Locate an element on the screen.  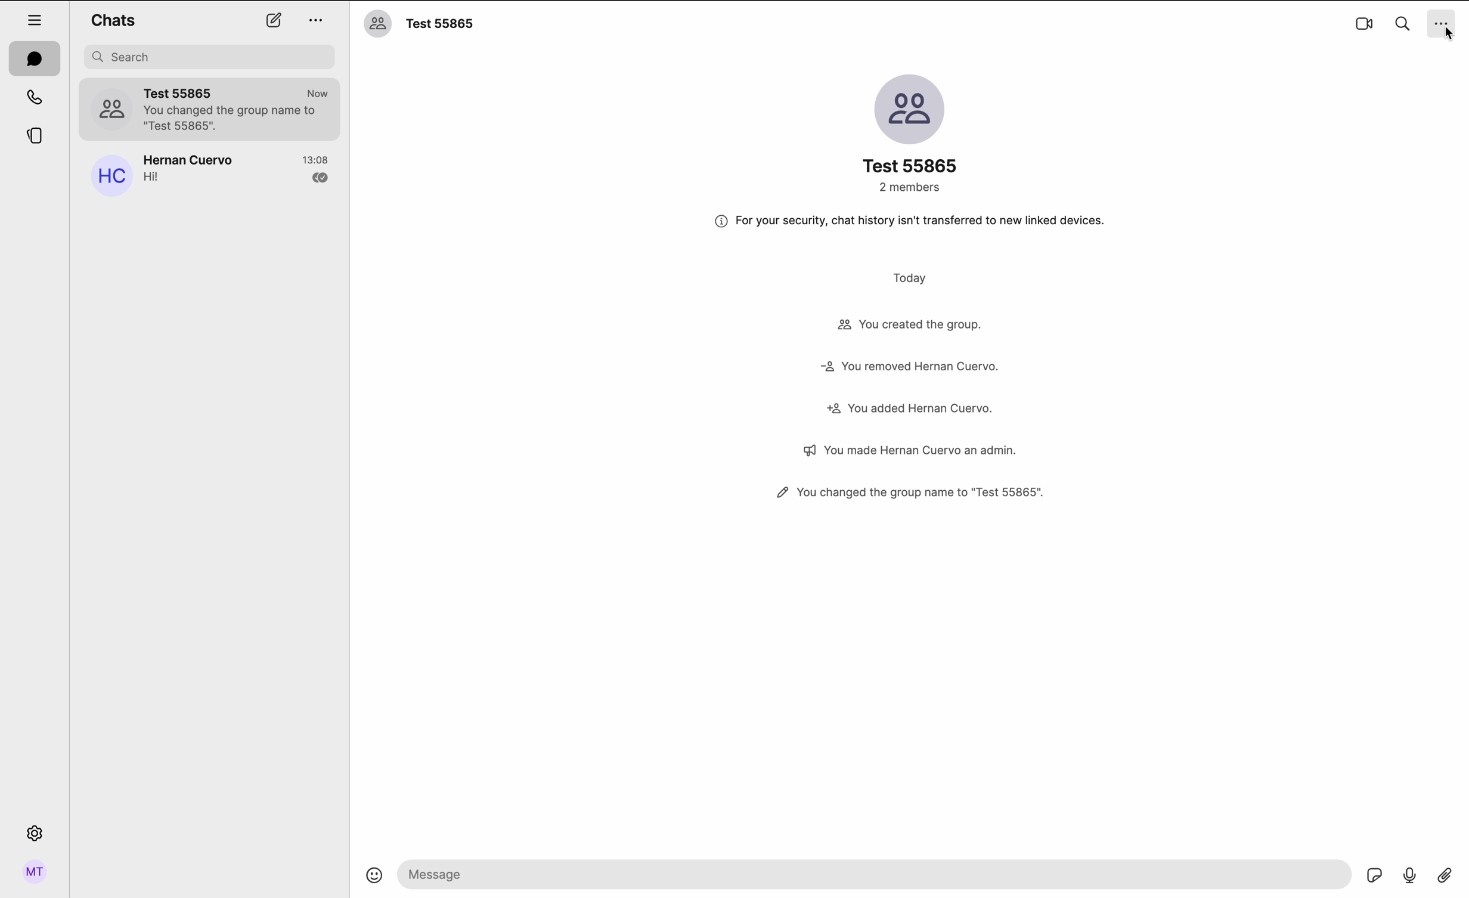
profile picture is located at coordinates (378, 24).